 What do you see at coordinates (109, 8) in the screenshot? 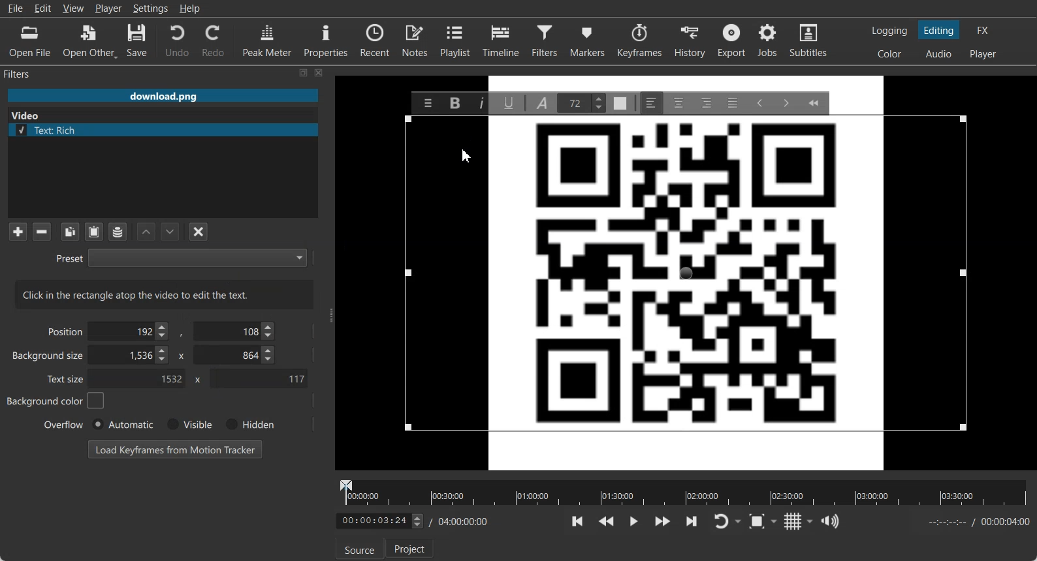
I see `Player` at bounding box center [109, 8].